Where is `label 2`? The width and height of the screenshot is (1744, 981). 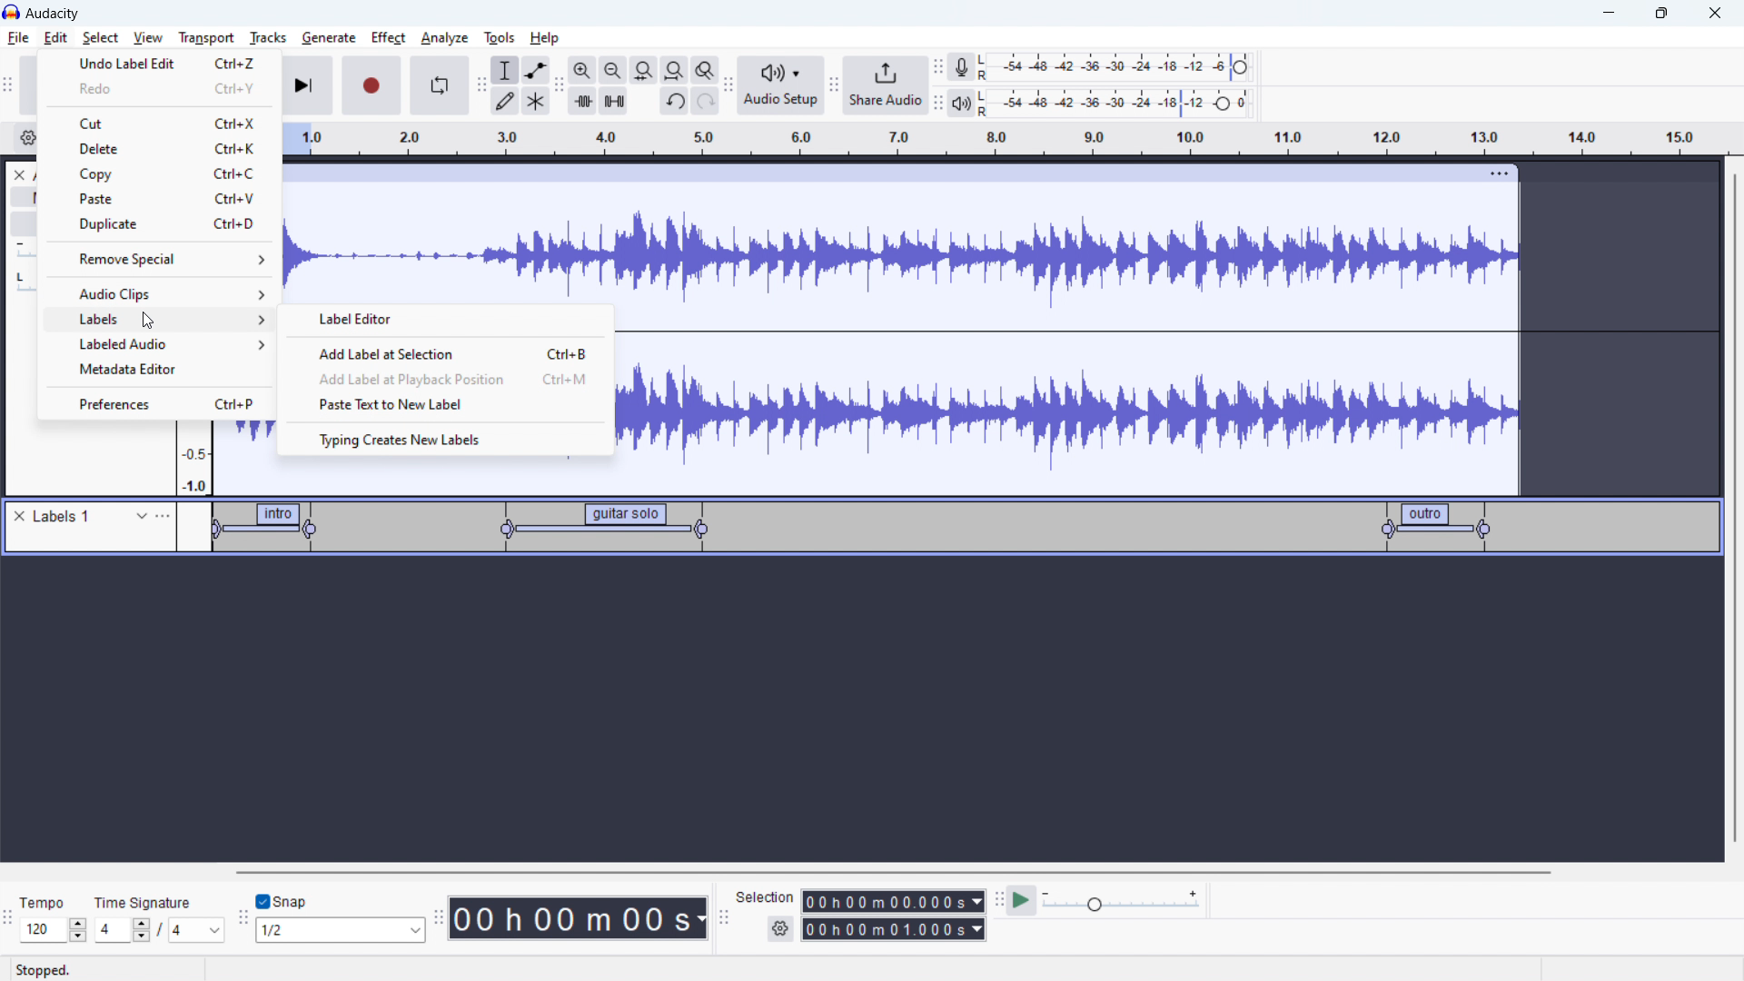 label 2 is located at coordinates (596, 529).